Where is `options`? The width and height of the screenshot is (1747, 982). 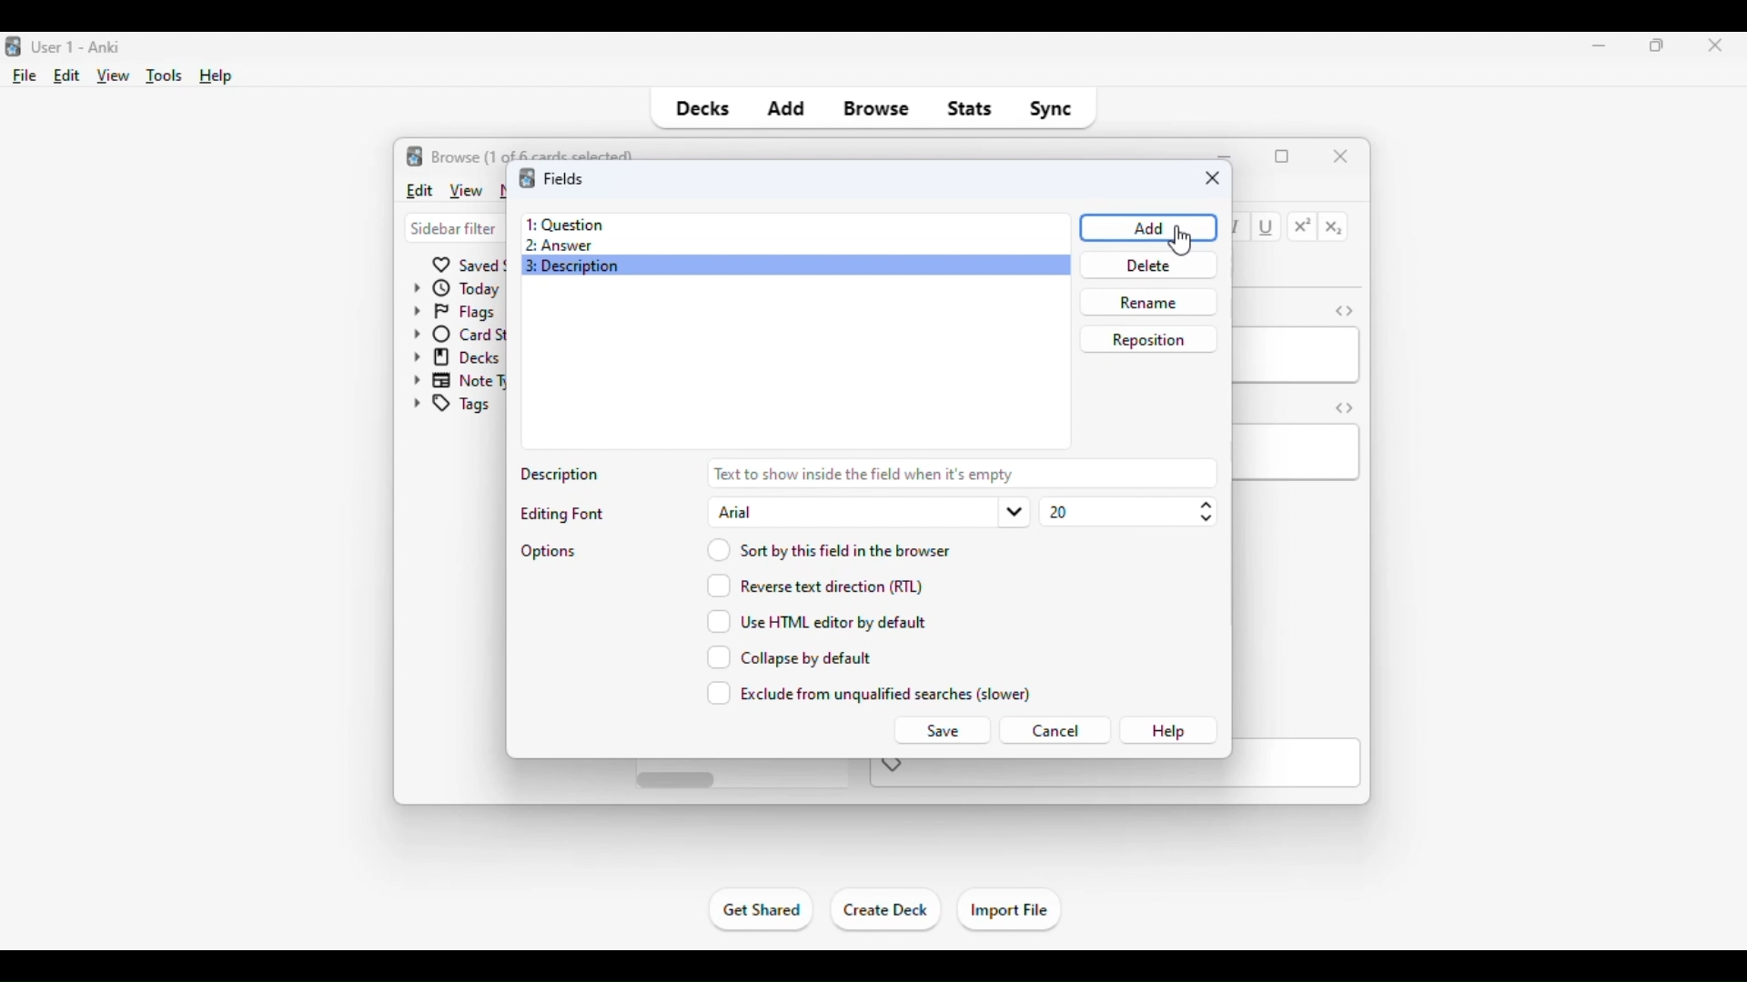
options is located at coordinates (550, 551).